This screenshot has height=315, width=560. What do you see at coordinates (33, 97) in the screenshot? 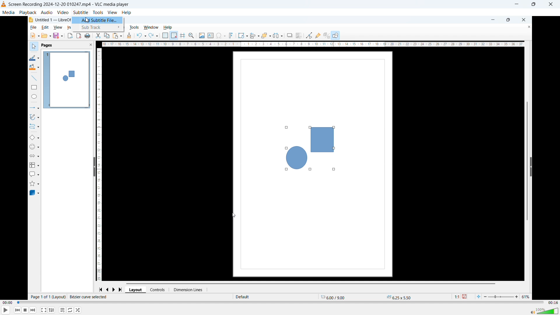
I see `elipse` at bounding box center [33, 97].